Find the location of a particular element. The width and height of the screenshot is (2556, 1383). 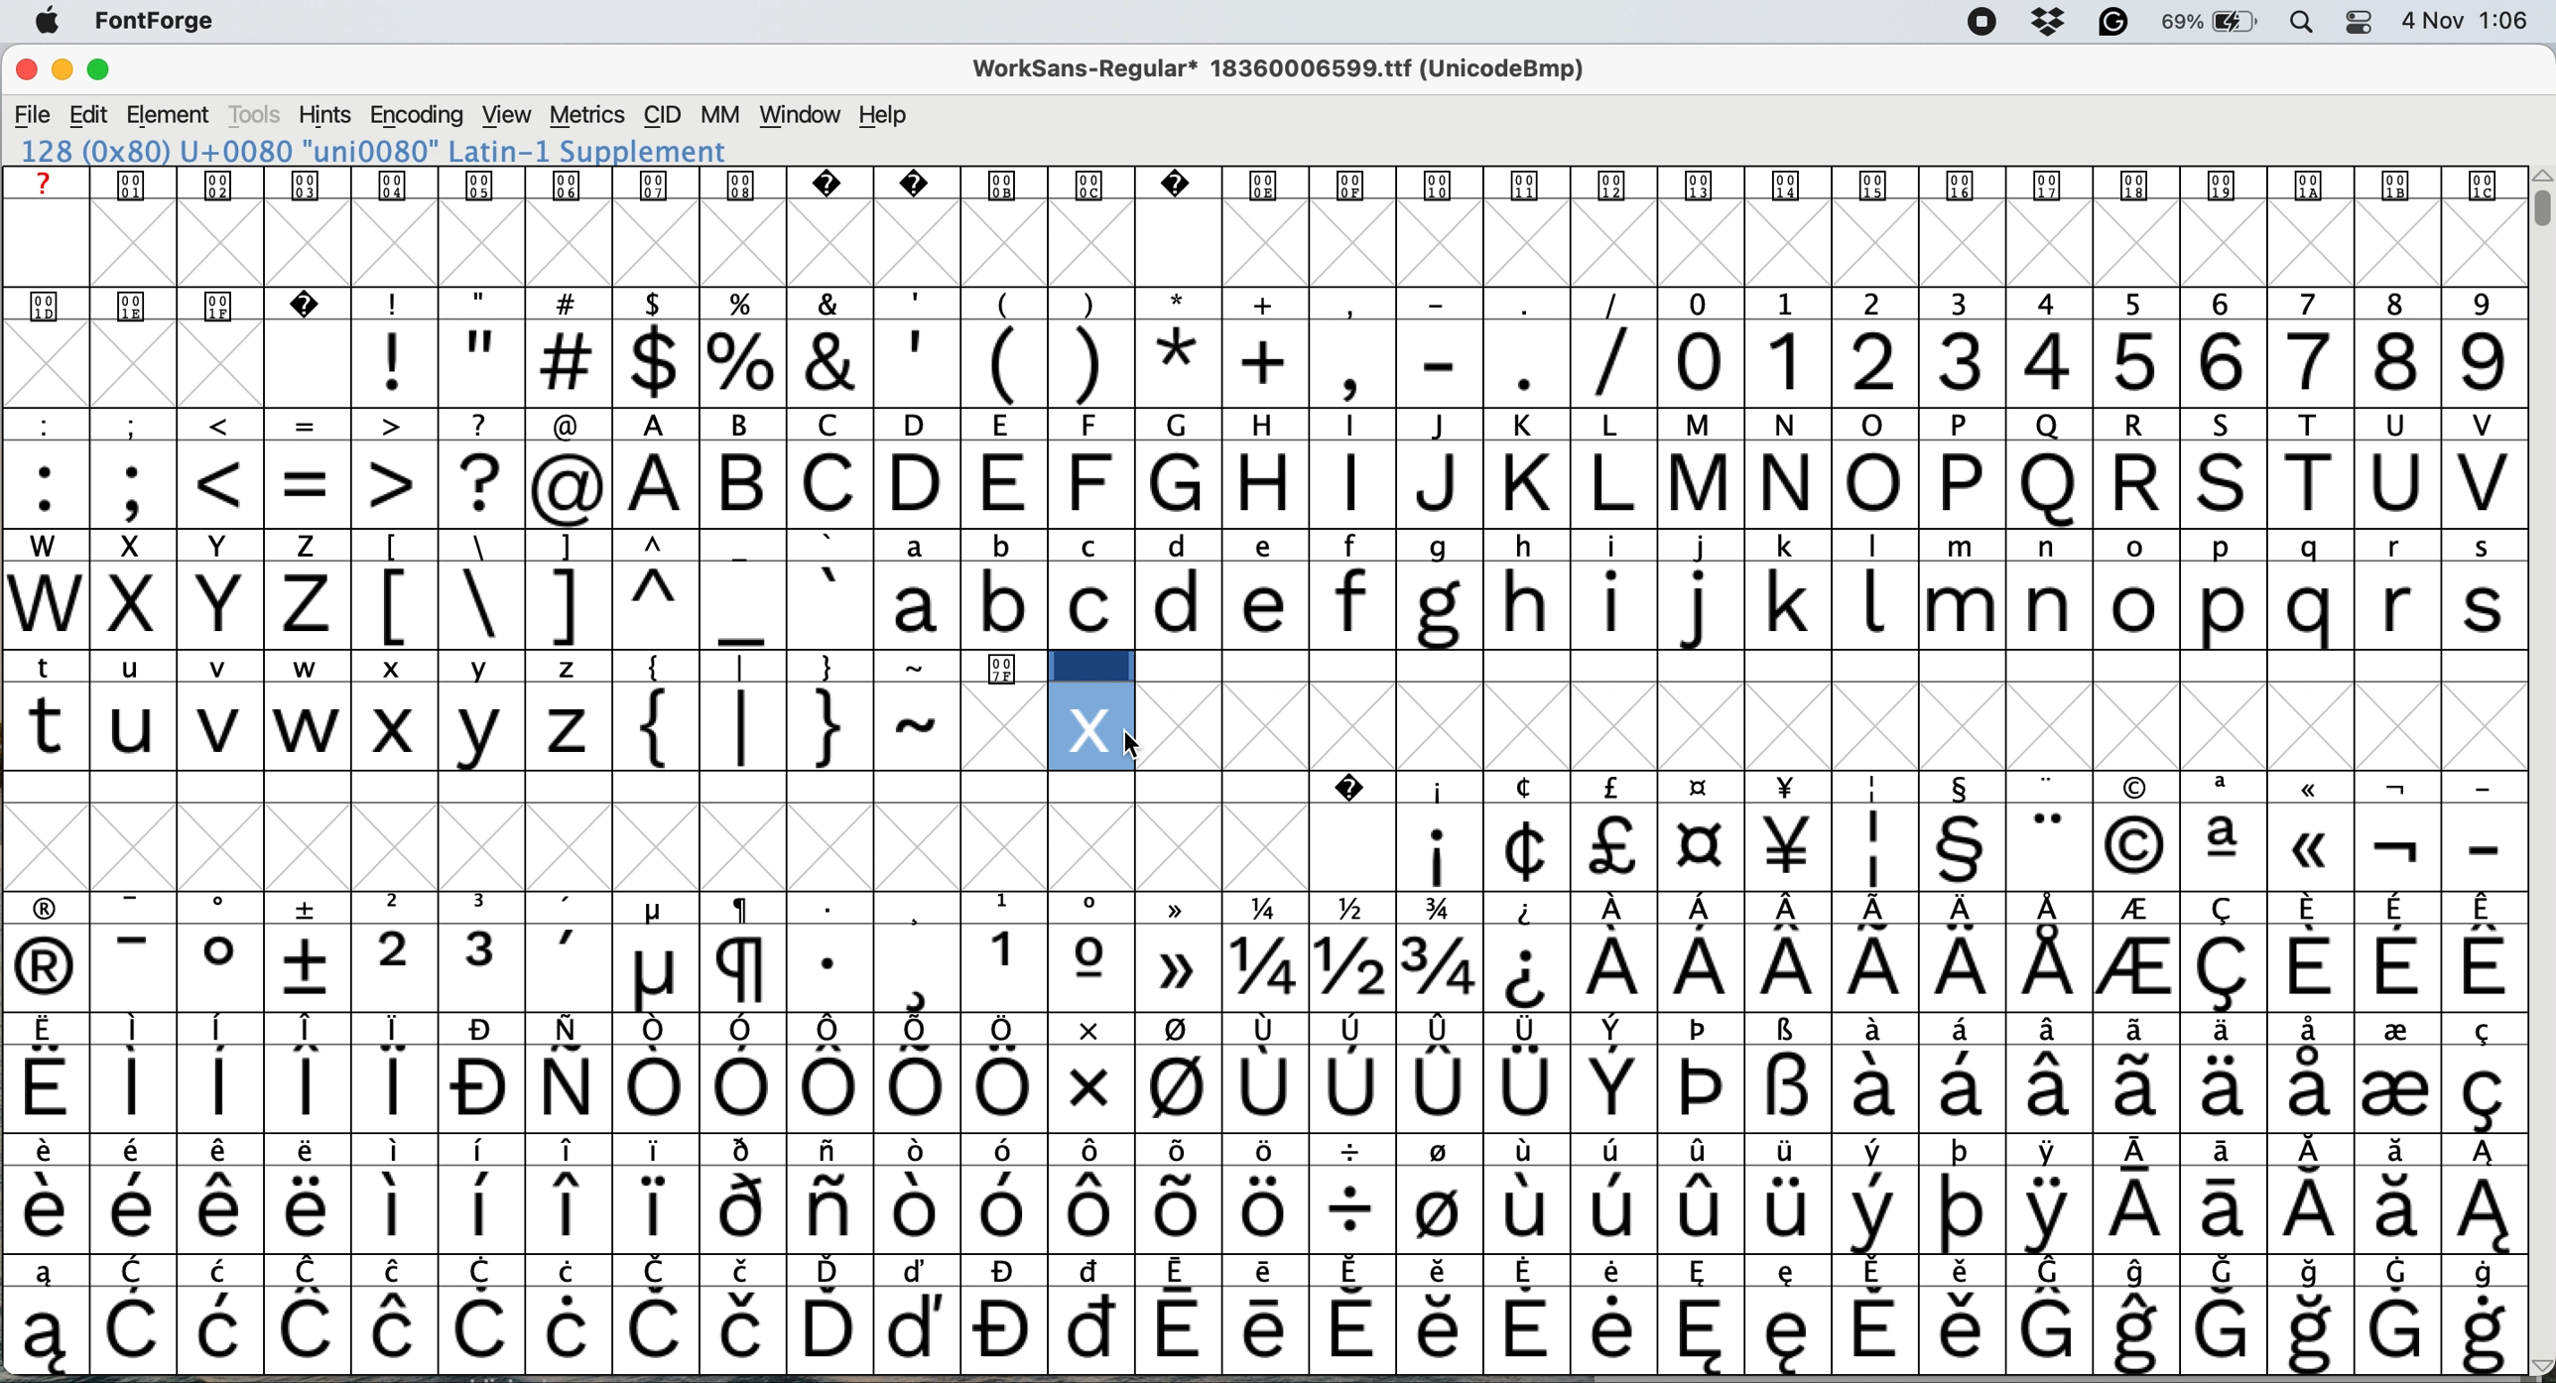

special characters is located at coordinates (1260, 1033).